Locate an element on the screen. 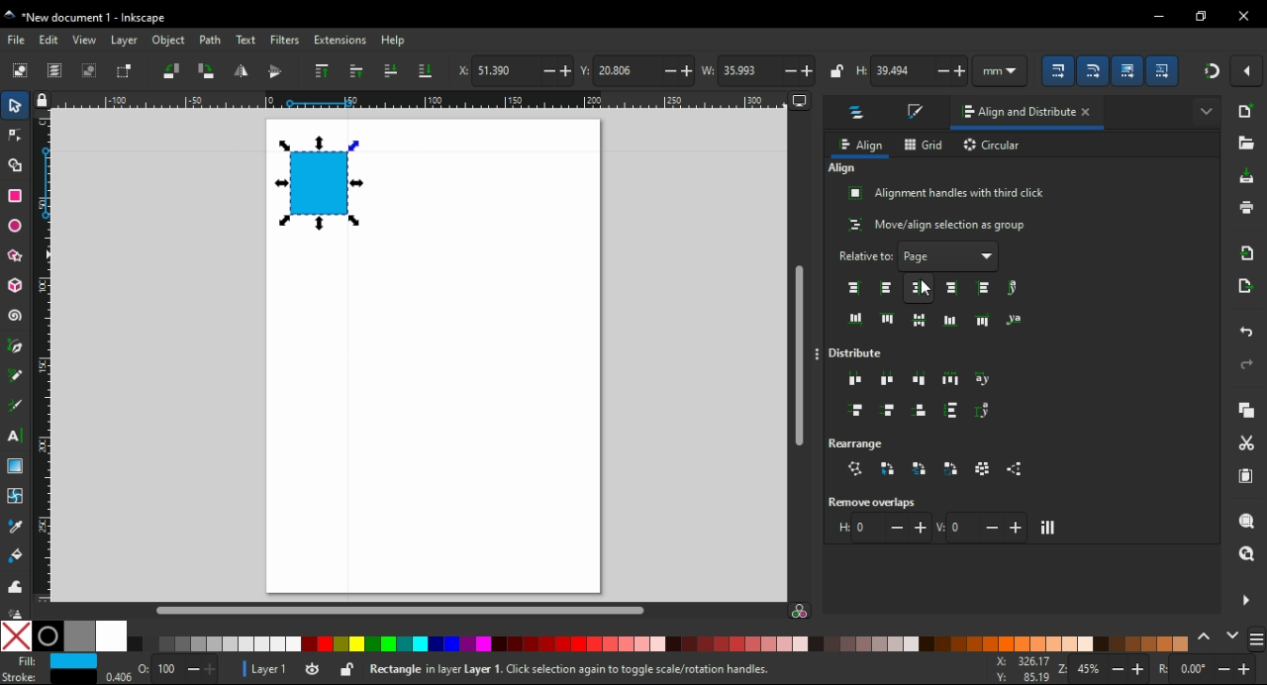  distribute vertically with even spacing between top edges is located at coordinates (856, 412).